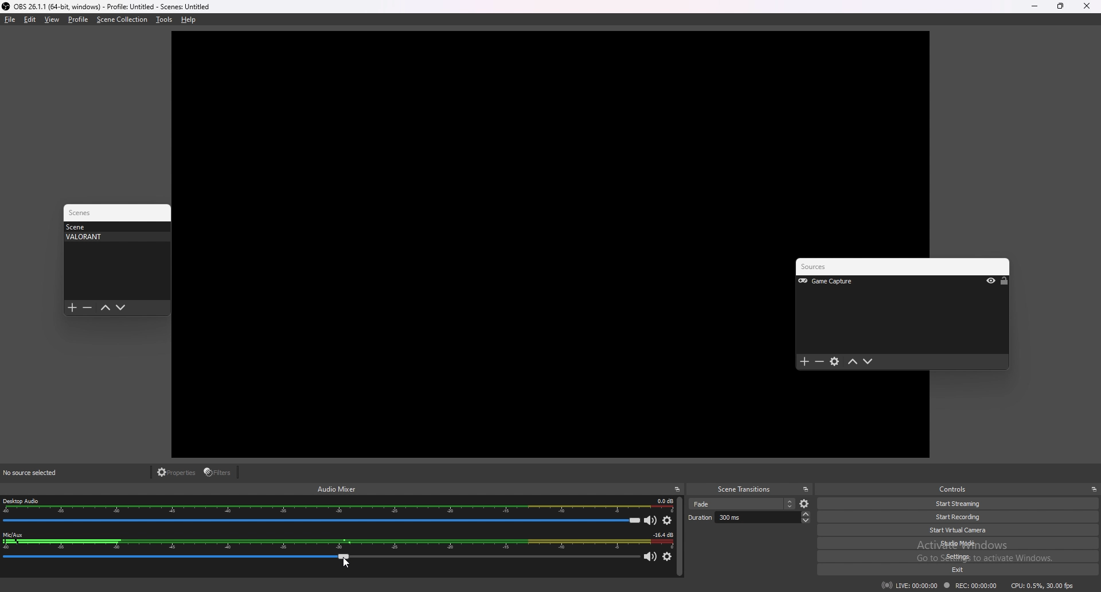 The width and height of the screenshot is (1101, 592). Describe the element at coordinates (744, 490) in the screenshot. I see `scene transitions` at that location.